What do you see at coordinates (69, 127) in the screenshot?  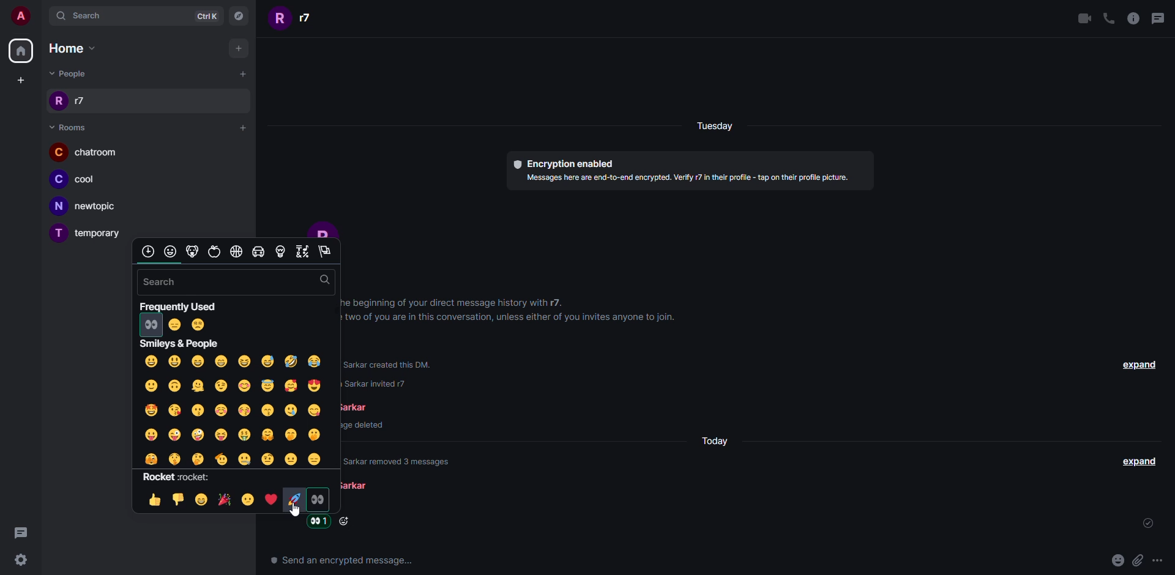 I see `room` at bounding box center [69, 127].